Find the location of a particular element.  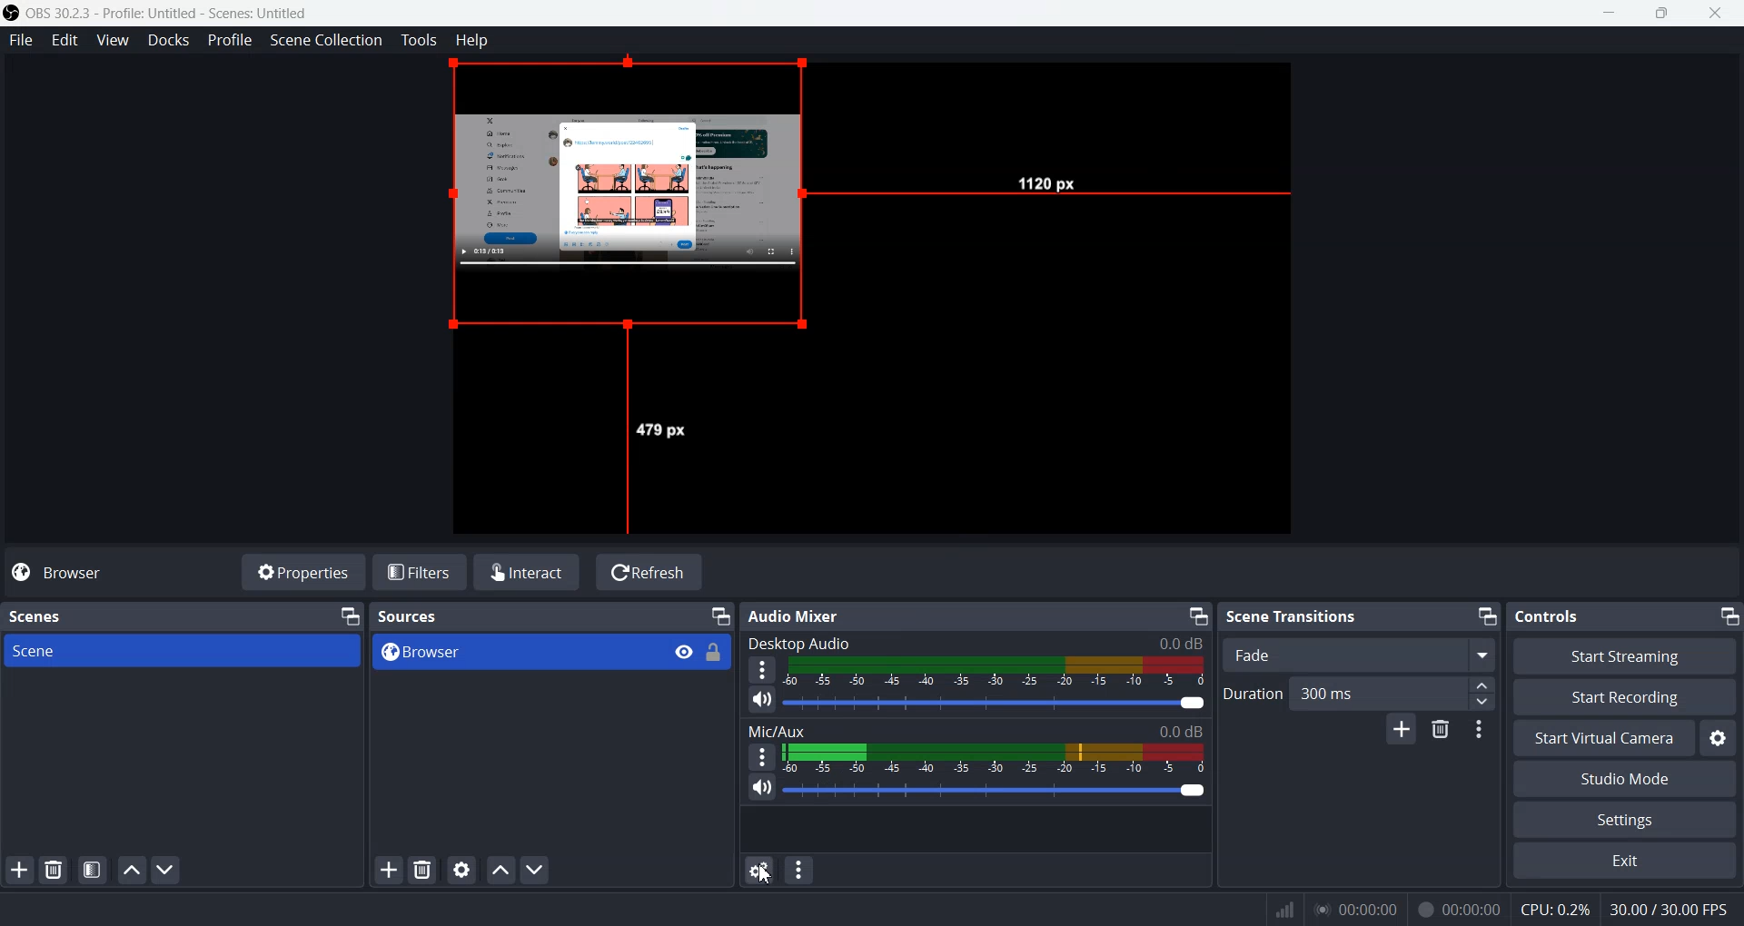

479 px is located at coordinates (664, 430).